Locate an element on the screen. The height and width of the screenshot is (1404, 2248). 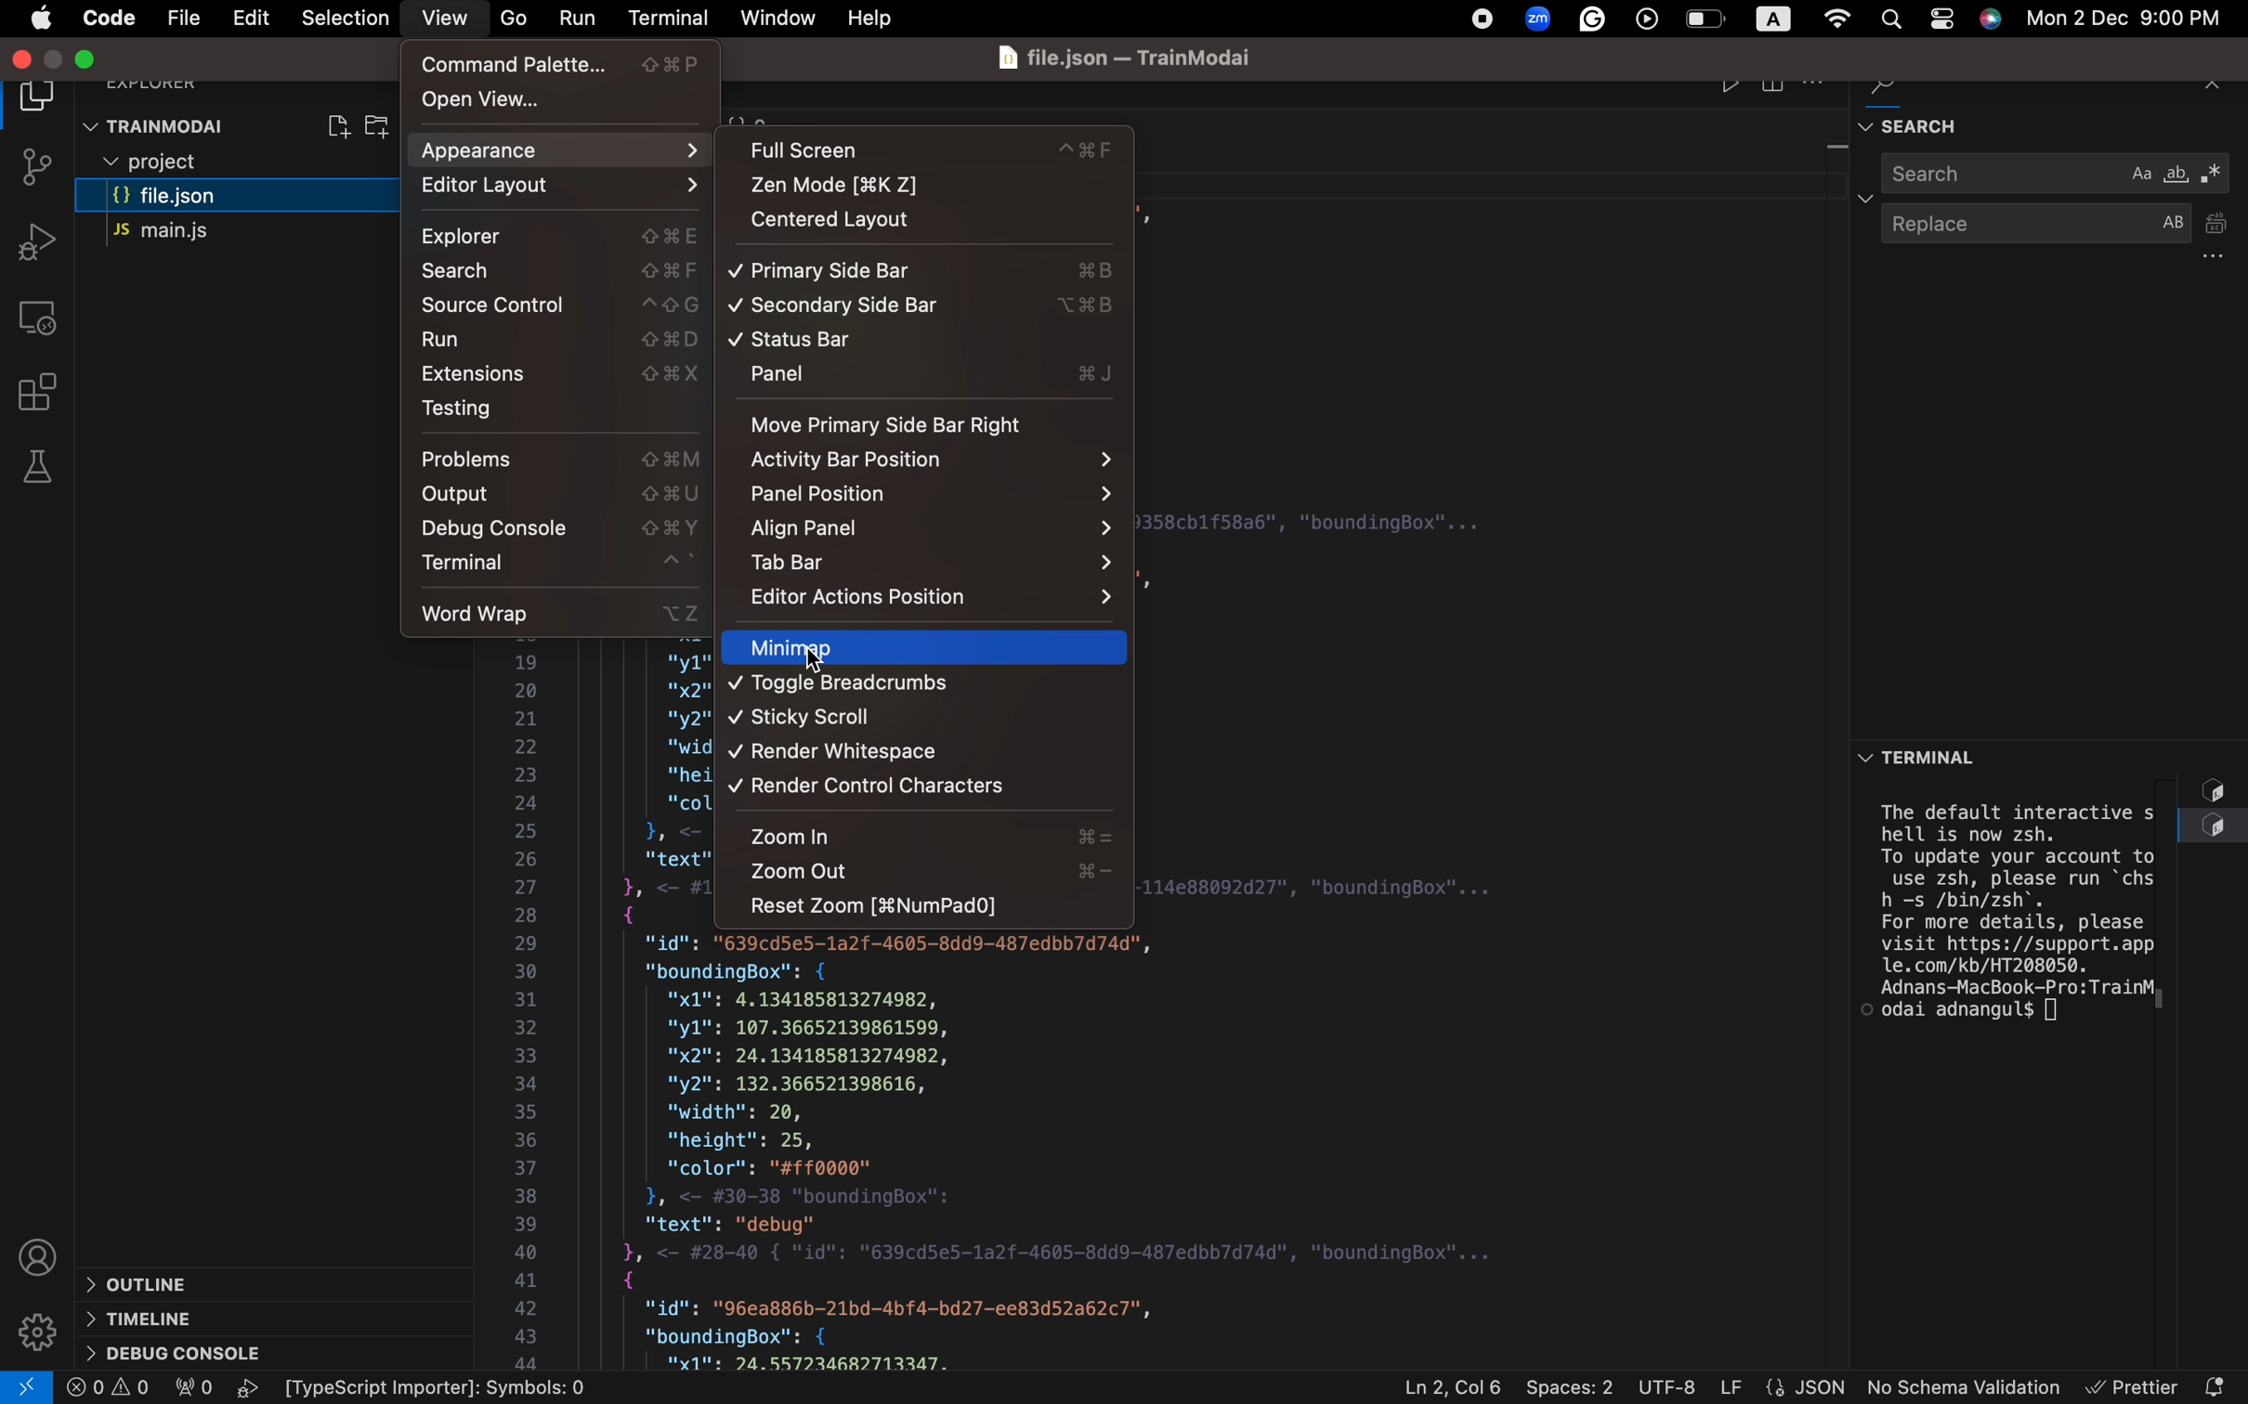
status bar is located at coordinates (920, 338).